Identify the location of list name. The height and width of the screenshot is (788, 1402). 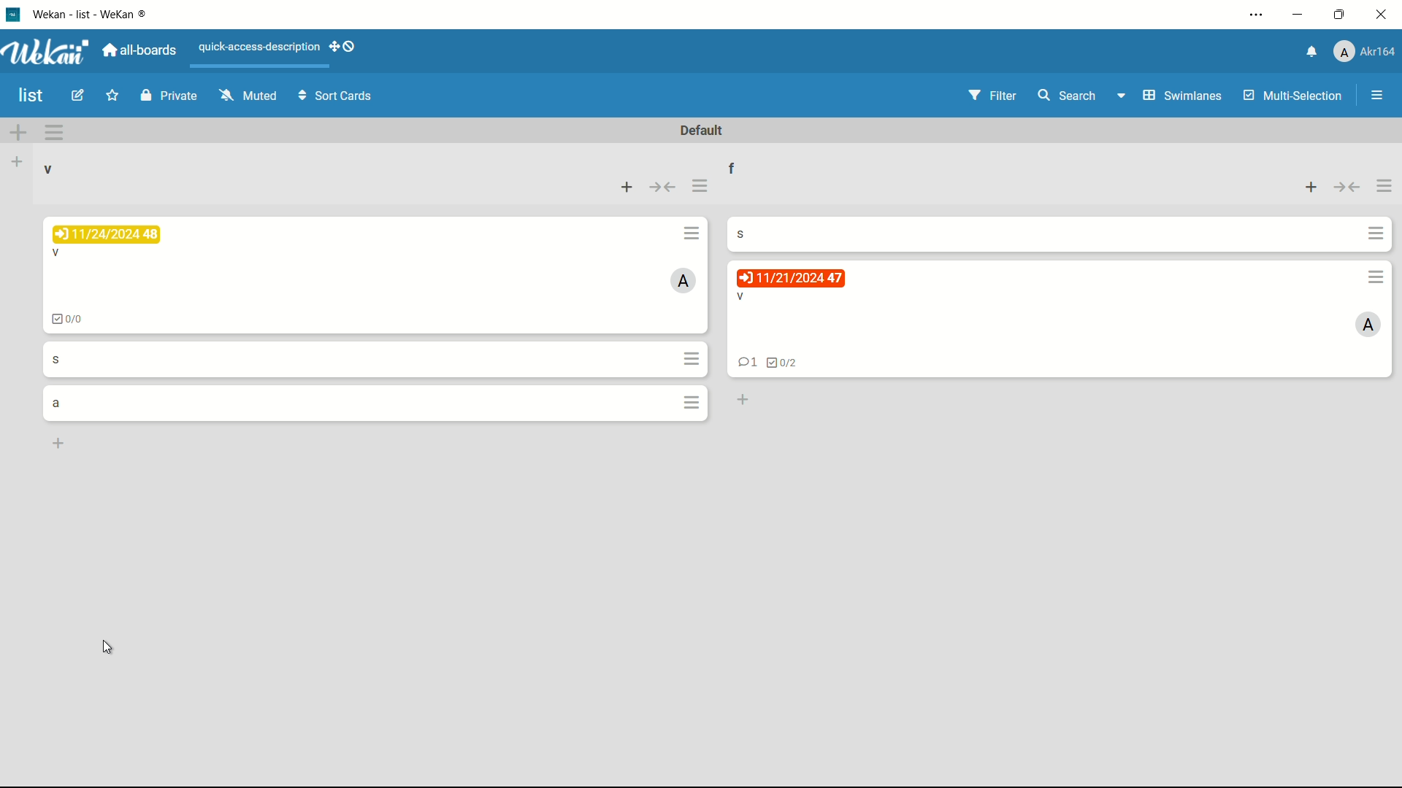
(49, 170).